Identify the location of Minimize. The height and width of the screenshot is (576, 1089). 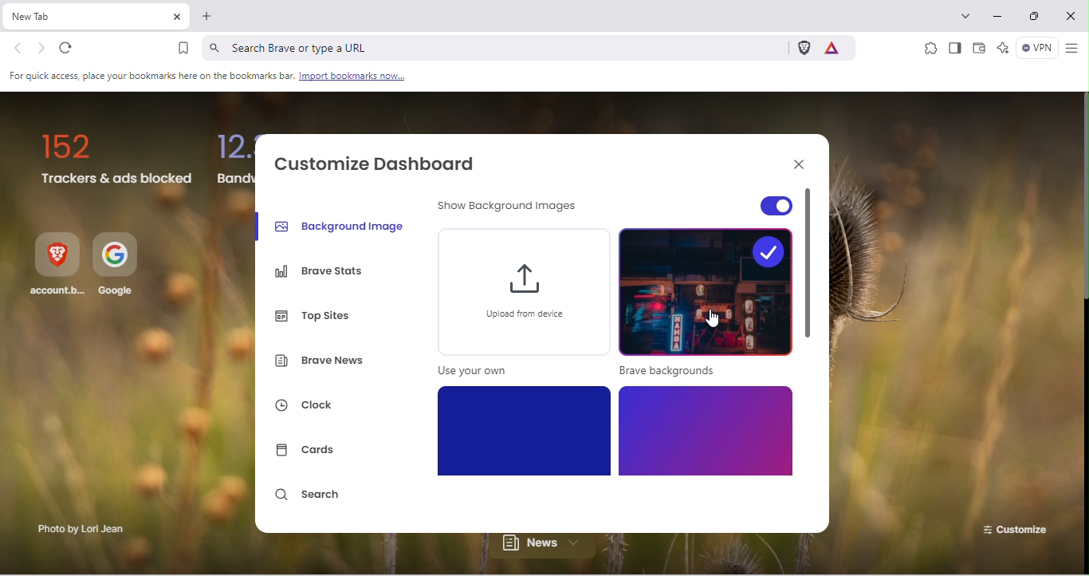
(1001, 17).